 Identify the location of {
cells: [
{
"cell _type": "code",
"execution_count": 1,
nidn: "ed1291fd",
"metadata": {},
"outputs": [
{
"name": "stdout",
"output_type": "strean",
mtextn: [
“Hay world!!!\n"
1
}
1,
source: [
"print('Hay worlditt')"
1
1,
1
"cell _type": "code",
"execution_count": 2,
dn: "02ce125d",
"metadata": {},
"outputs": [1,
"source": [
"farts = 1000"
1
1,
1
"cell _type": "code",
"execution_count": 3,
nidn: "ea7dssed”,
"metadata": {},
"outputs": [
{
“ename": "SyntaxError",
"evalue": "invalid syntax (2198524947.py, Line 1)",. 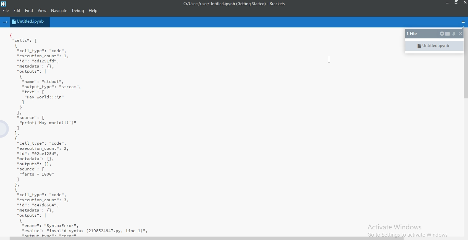
(200, 133).